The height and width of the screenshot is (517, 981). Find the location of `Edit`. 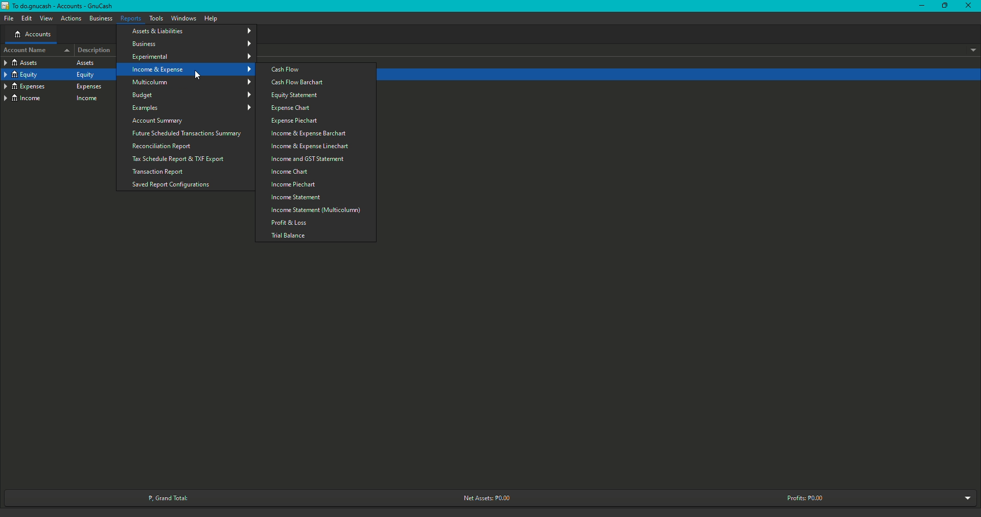

Edit is located at coordinates (27, 18).